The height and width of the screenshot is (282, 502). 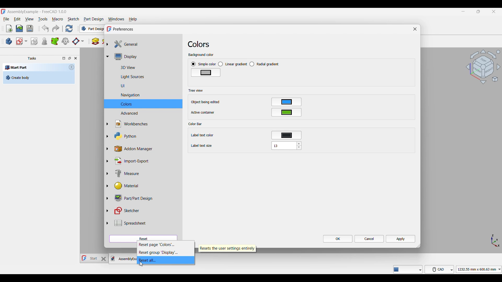 What do you see at coordinates (70, 58) in the screenshot?
I see `Toggle floating window` at bounding box center [70, 58].